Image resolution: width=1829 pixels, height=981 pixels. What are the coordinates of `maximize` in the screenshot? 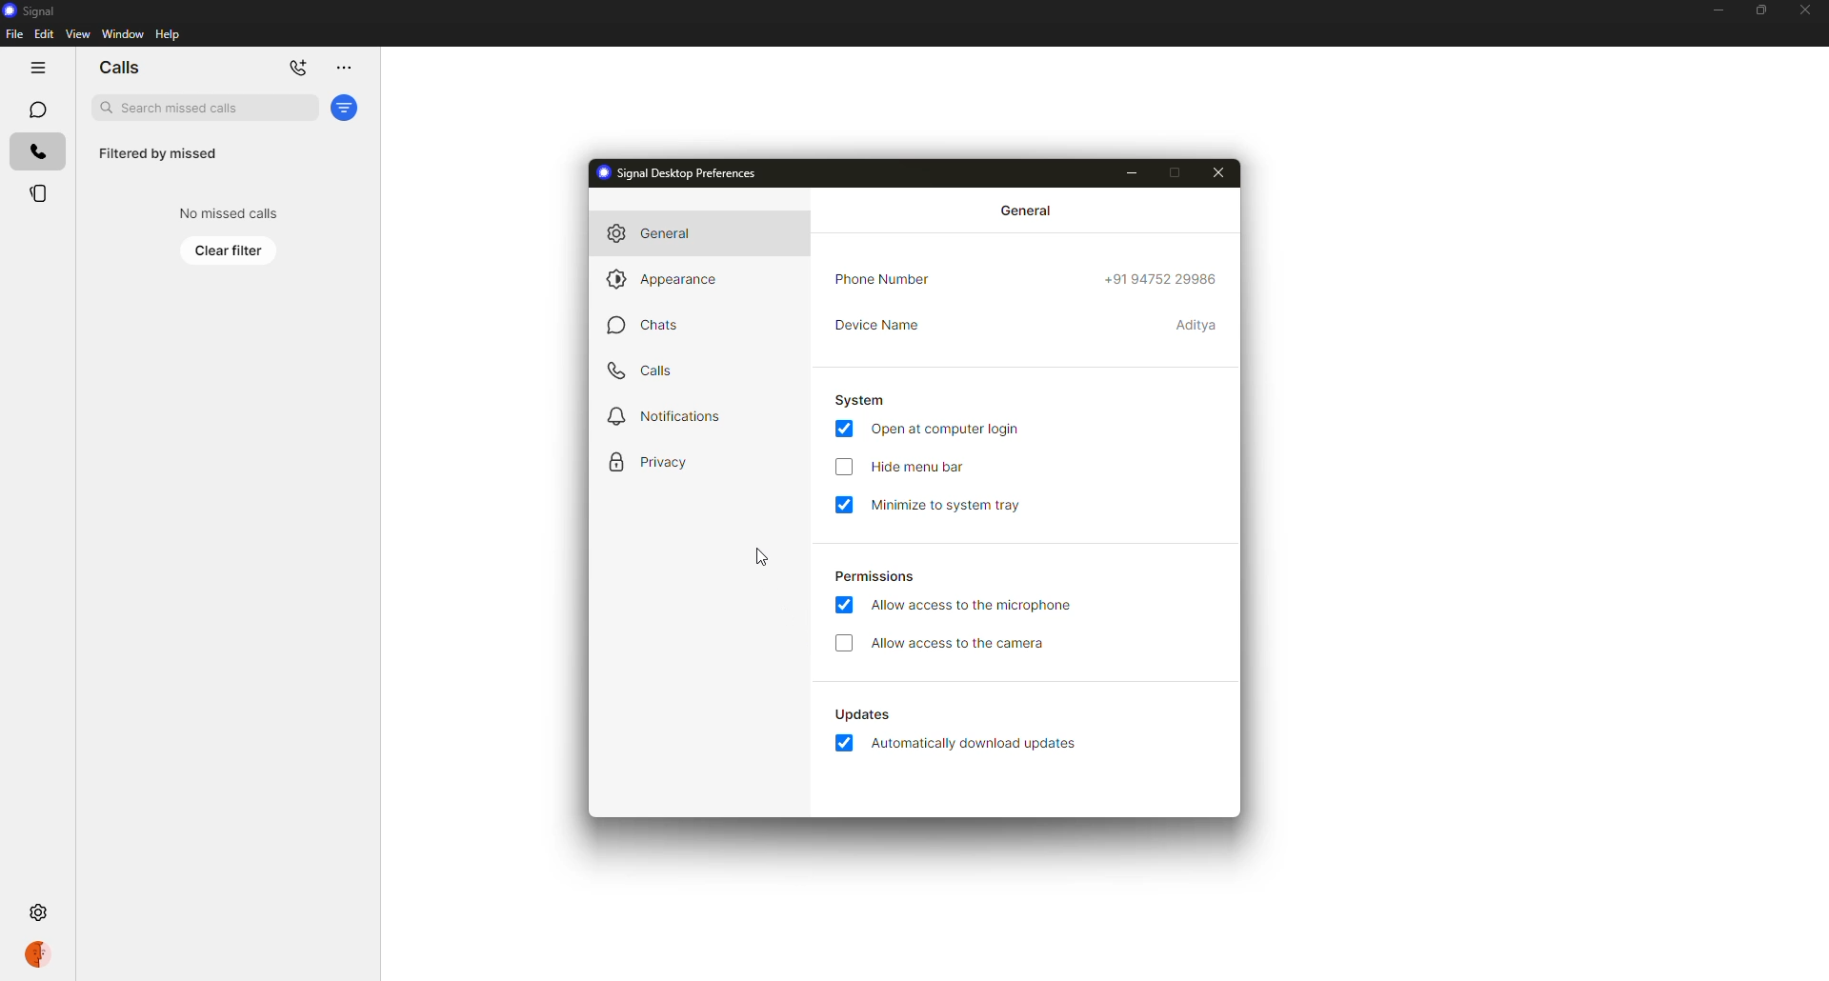 It's located at (1175, 172).